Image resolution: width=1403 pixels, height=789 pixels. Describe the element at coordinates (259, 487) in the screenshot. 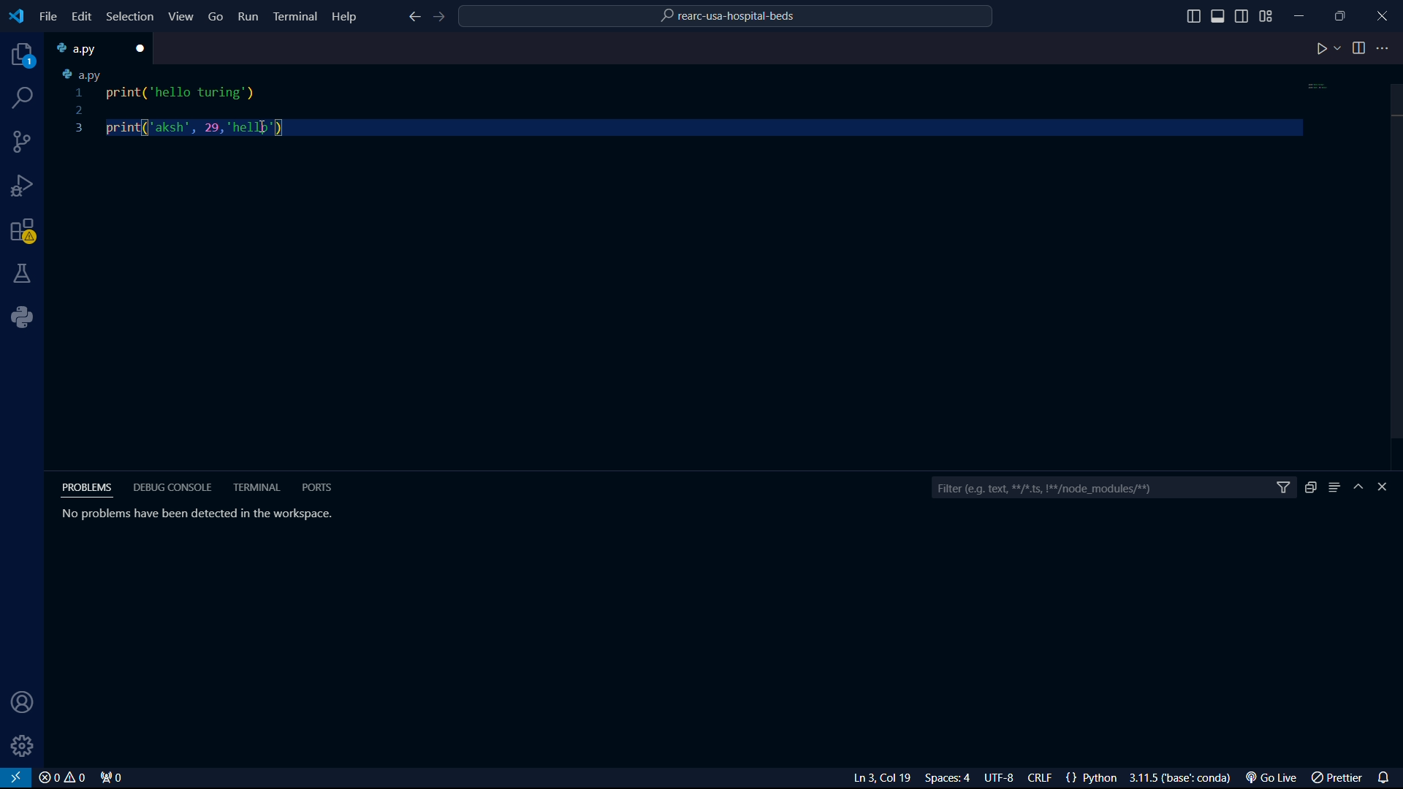

I see `terminal` at that location.